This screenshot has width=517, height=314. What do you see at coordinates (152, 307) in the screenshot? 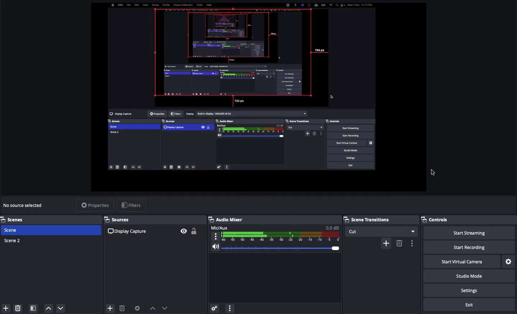
I see `Up` at bounding box center [152, 307].